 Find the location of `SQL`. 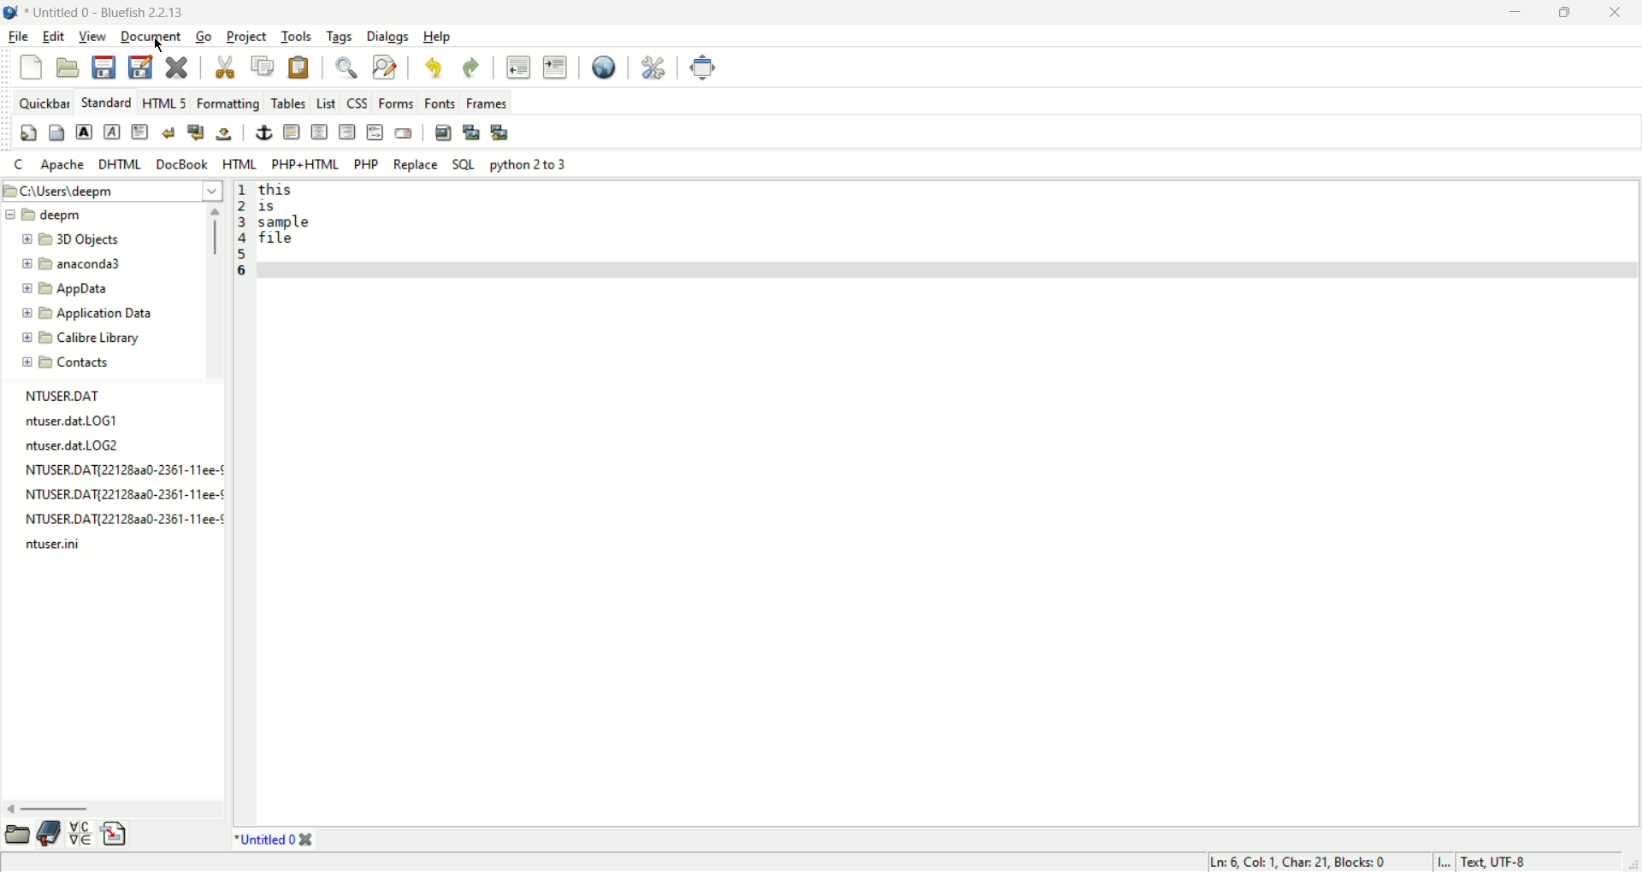

SQL is located at coordinates (464, 164).